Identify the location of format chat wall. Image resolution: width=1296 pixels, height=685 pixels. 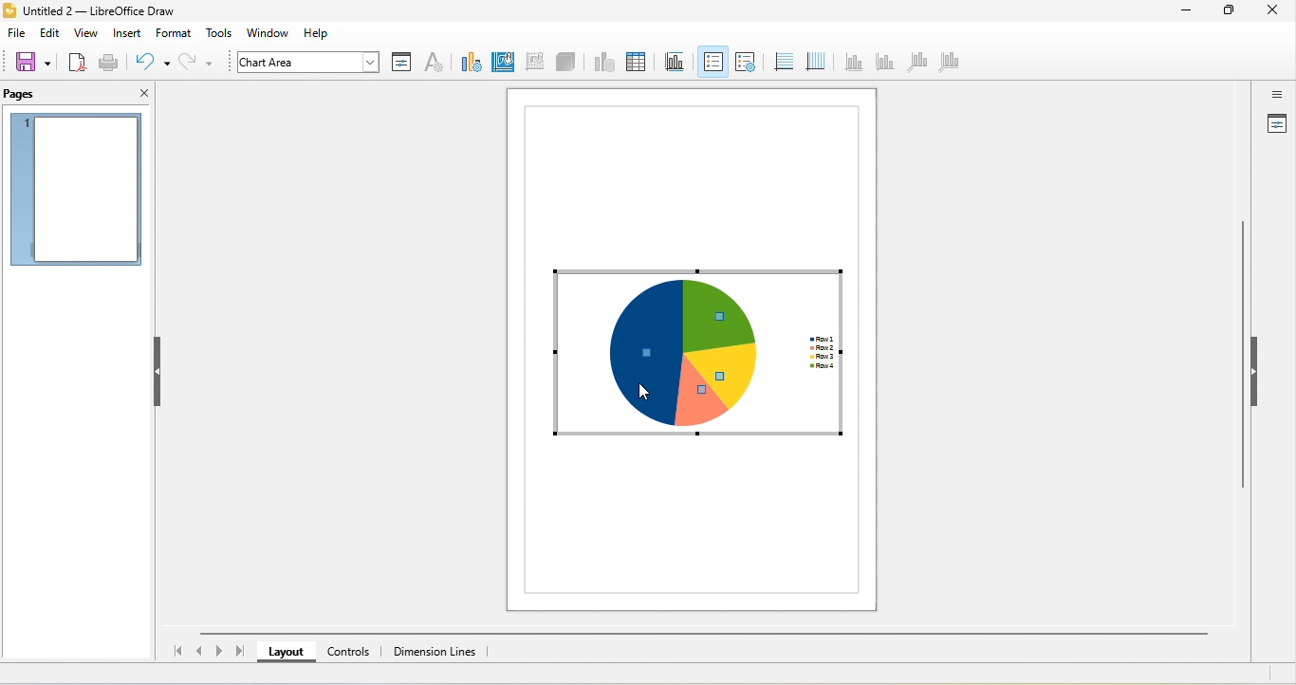
(532, 61).